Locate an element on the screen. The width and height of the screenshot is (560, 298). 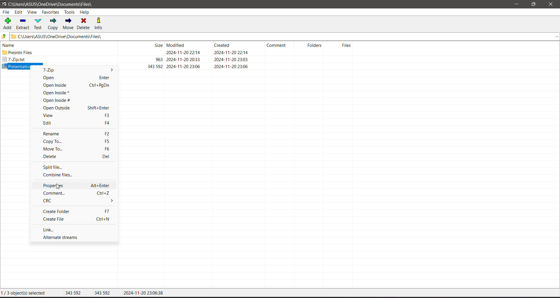
Favorites is located at coordinates (51, 12).